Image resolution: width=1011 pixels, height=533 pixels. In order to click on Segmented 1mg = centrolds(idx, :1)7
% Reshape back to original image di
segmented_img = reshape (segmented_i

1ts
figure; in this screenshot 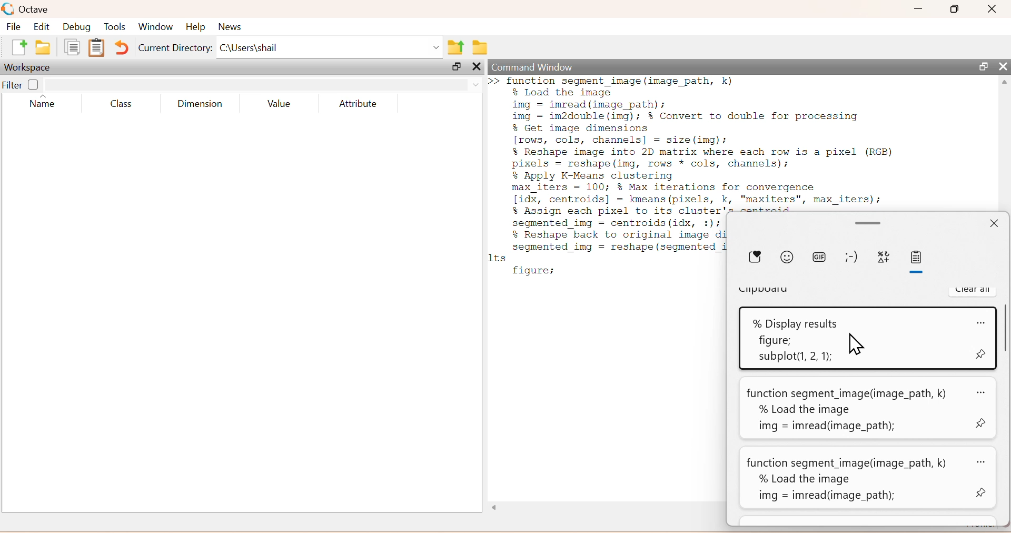, I will do `click(608, 246)`.